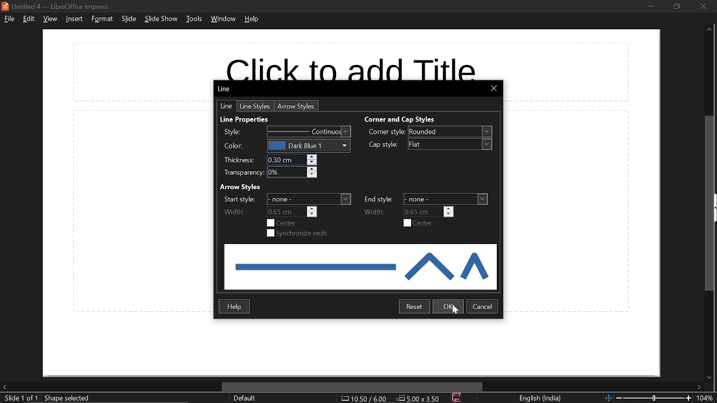 The width and height of the screenshot is (717, 403). Describe the element at coordinates (418, 399) in the screenshot. I see `position` at that location.